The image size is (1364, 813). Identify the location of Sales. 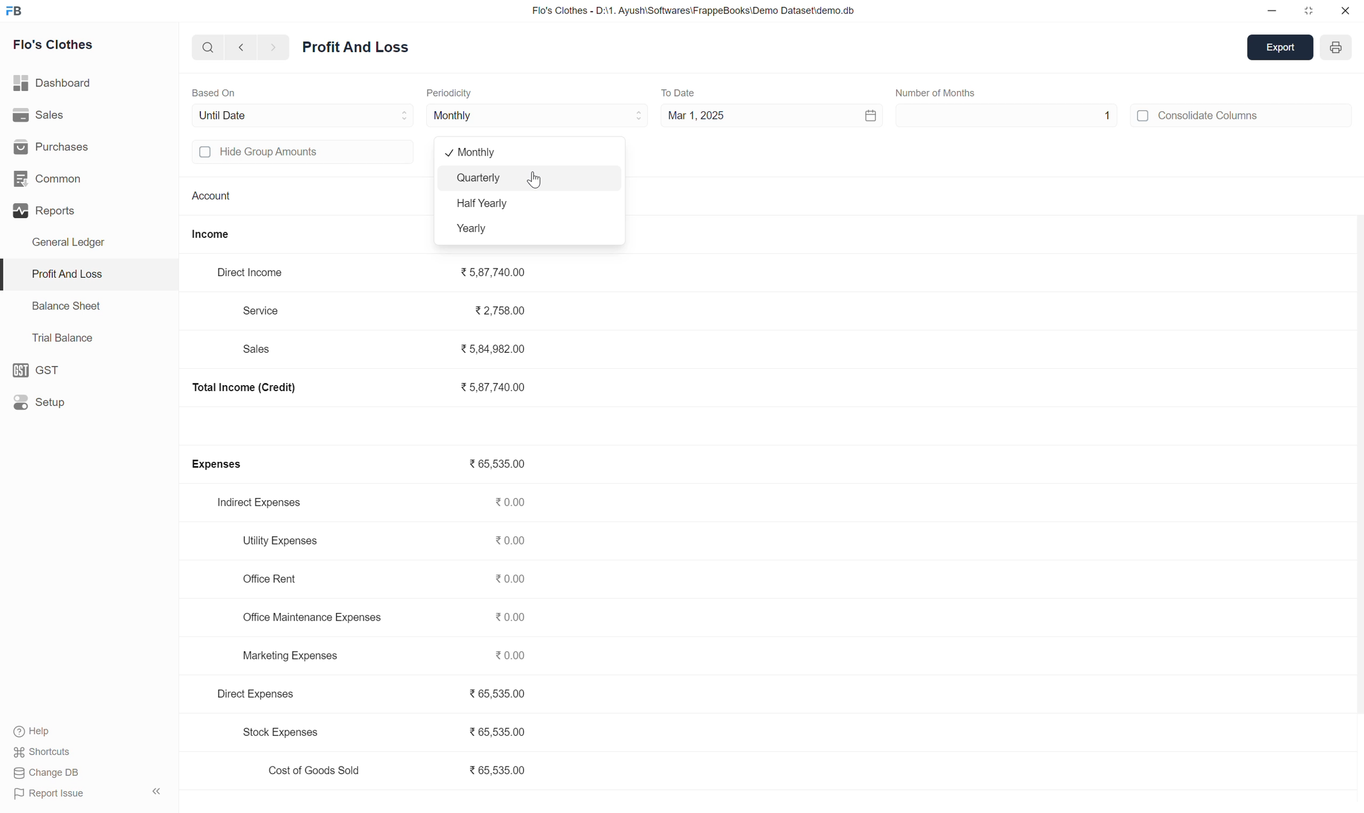
(37, 117).